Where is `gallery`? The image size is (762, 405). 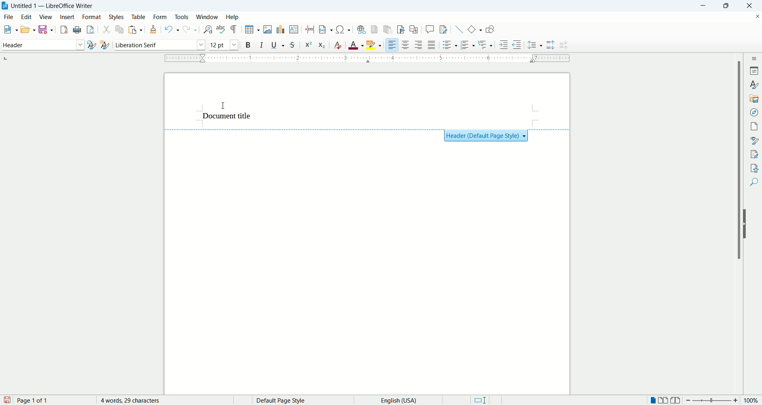
gallery is located at coordinates (754, 99).